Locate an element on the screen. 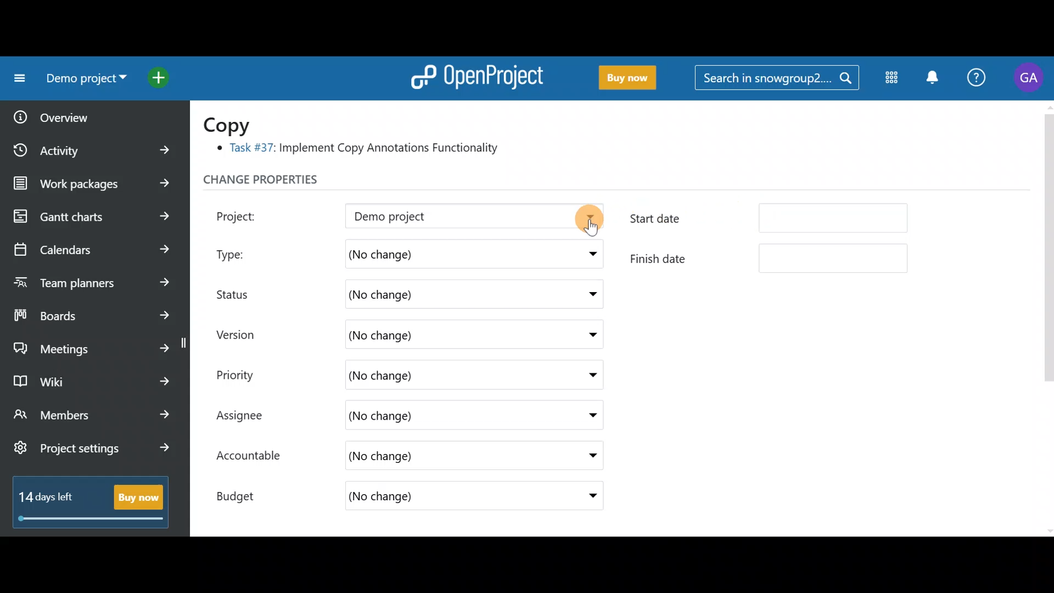 The height and width of the screenshot is (593, 1054). Accountable drop down is located at coordinates (587, 456).